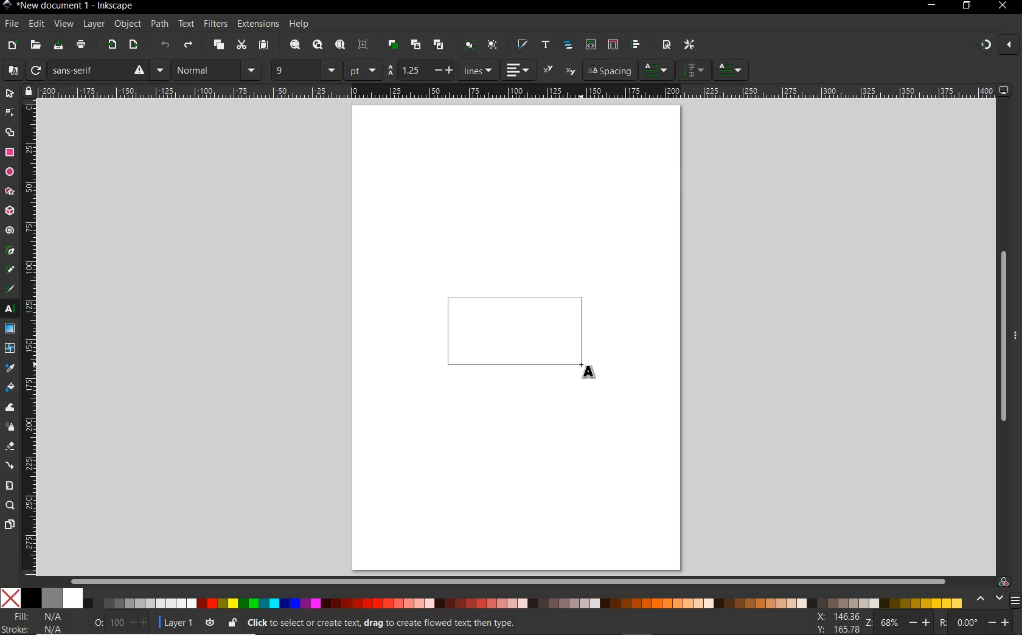 The height and width of the screenshot is (635, 1022). Describe the element at coordinates (215, 24) in the screenshot. I see `filters` at that location.